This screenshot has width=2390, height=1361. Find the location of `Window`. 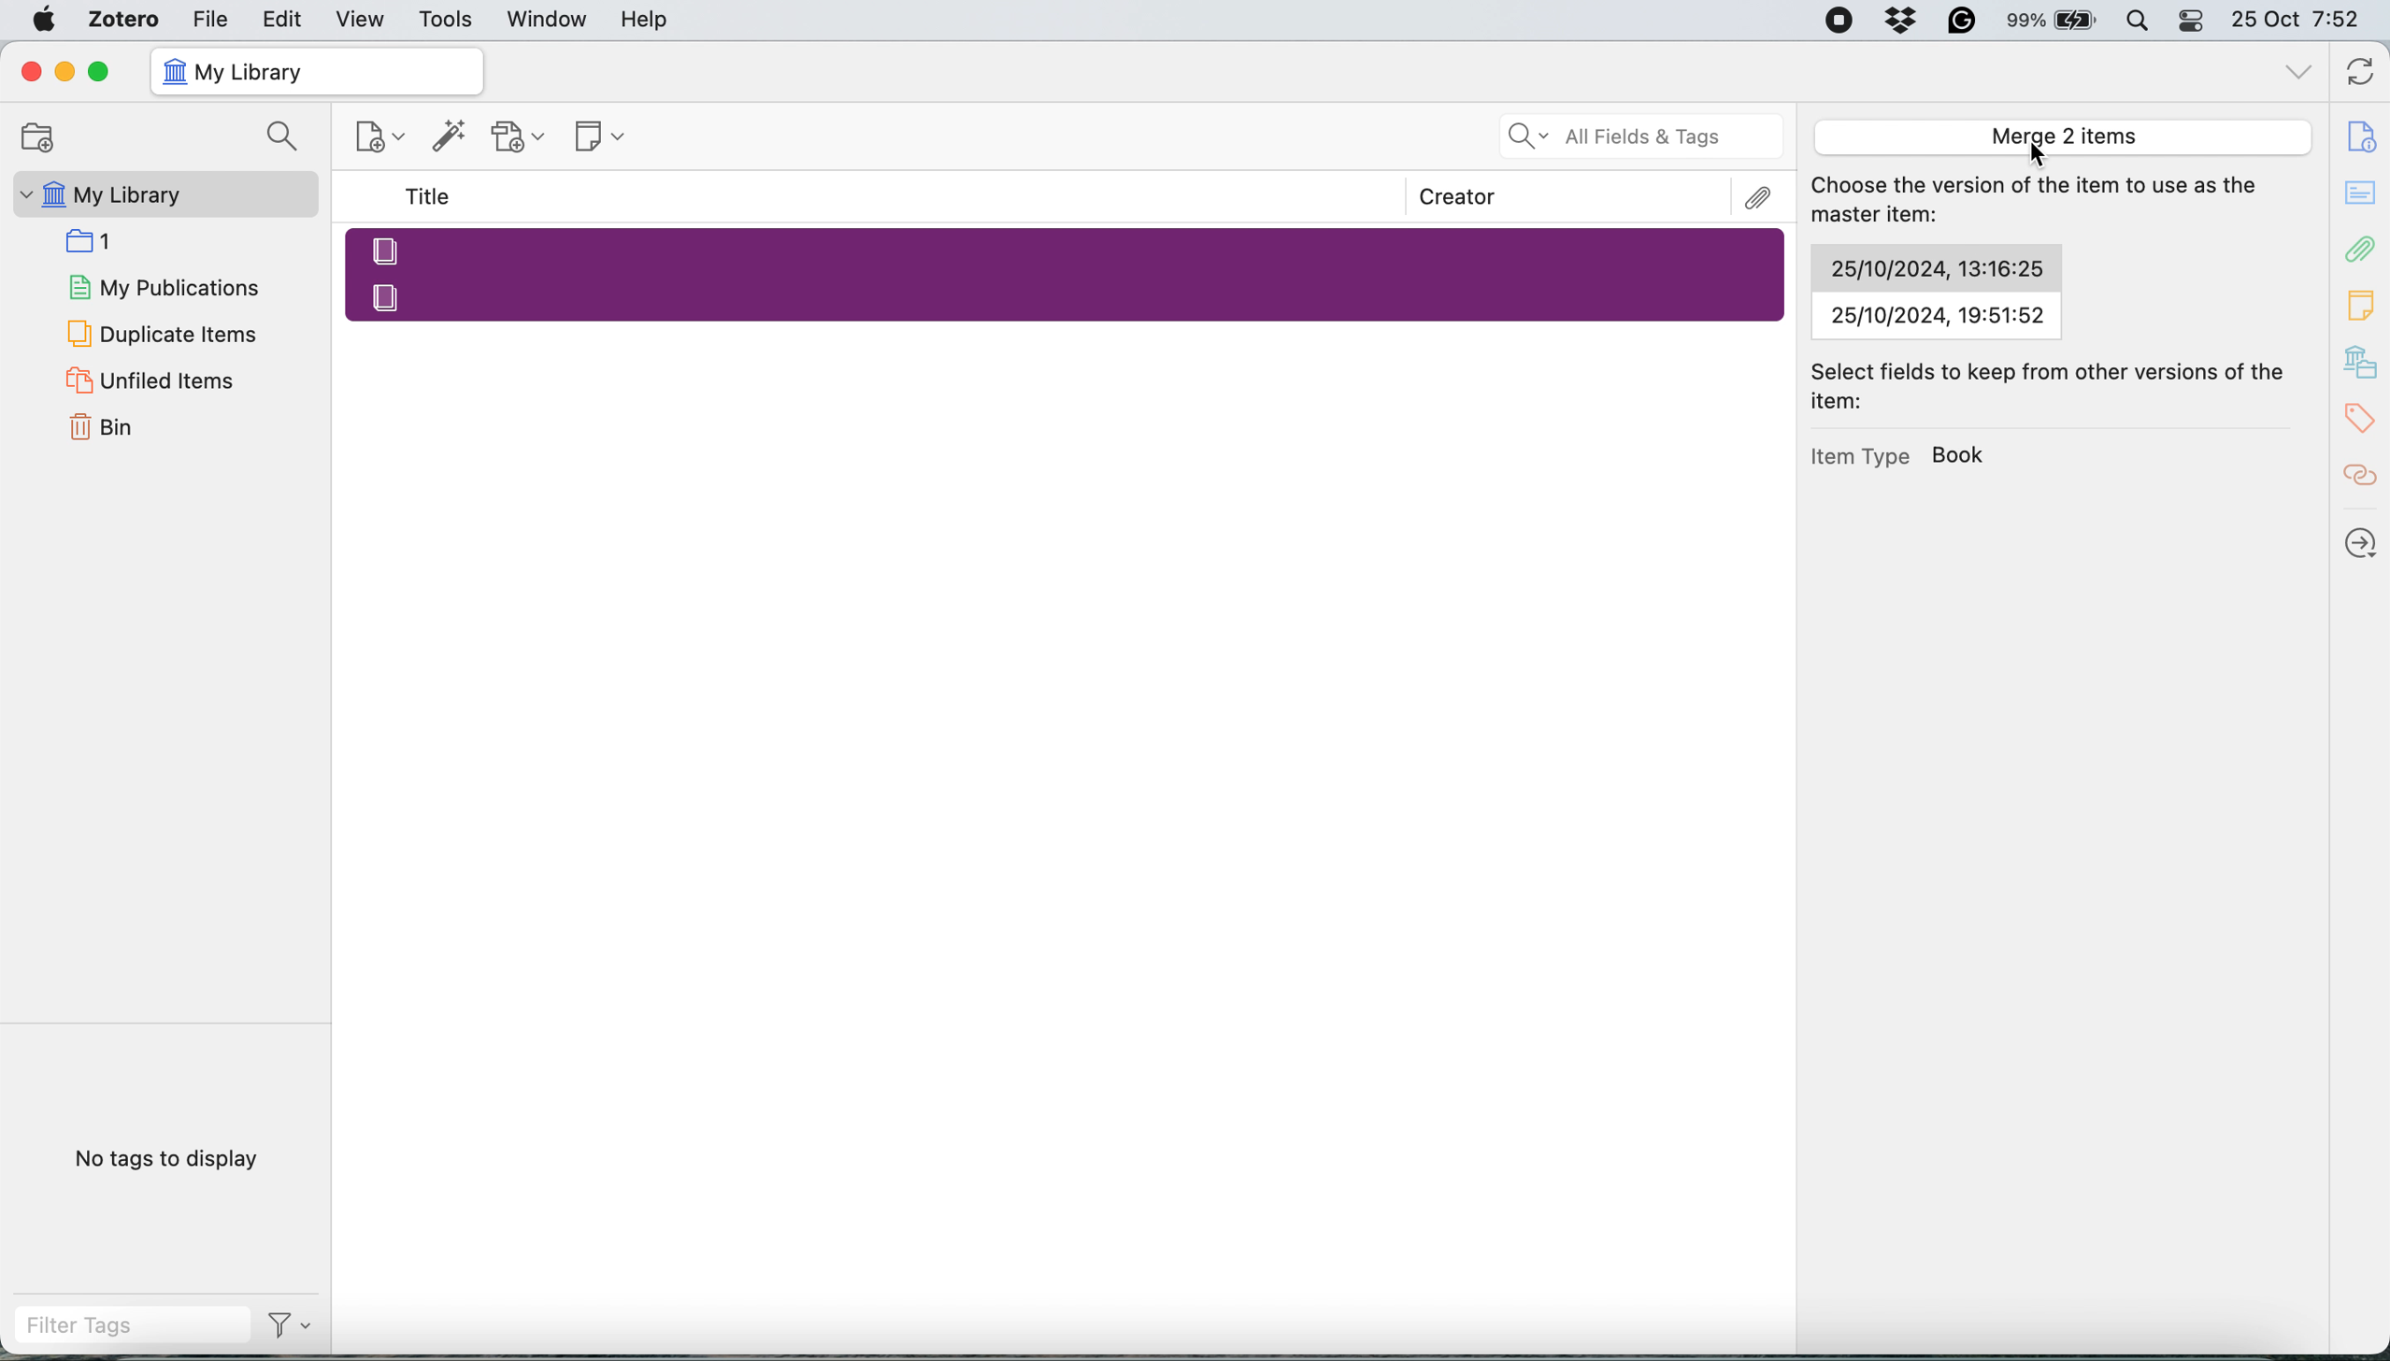

Window is located at coordinates (549, 20).